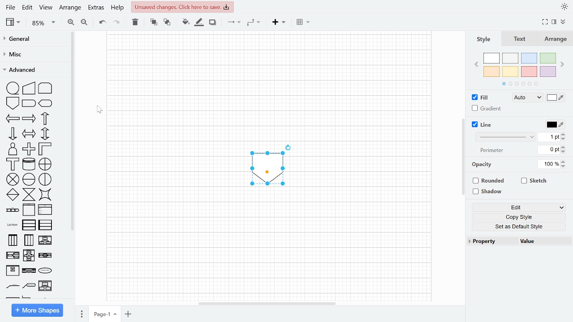  Describe the element at coordinates (45, 134) in the screenshot. I see `double arrow vertical` at that location.